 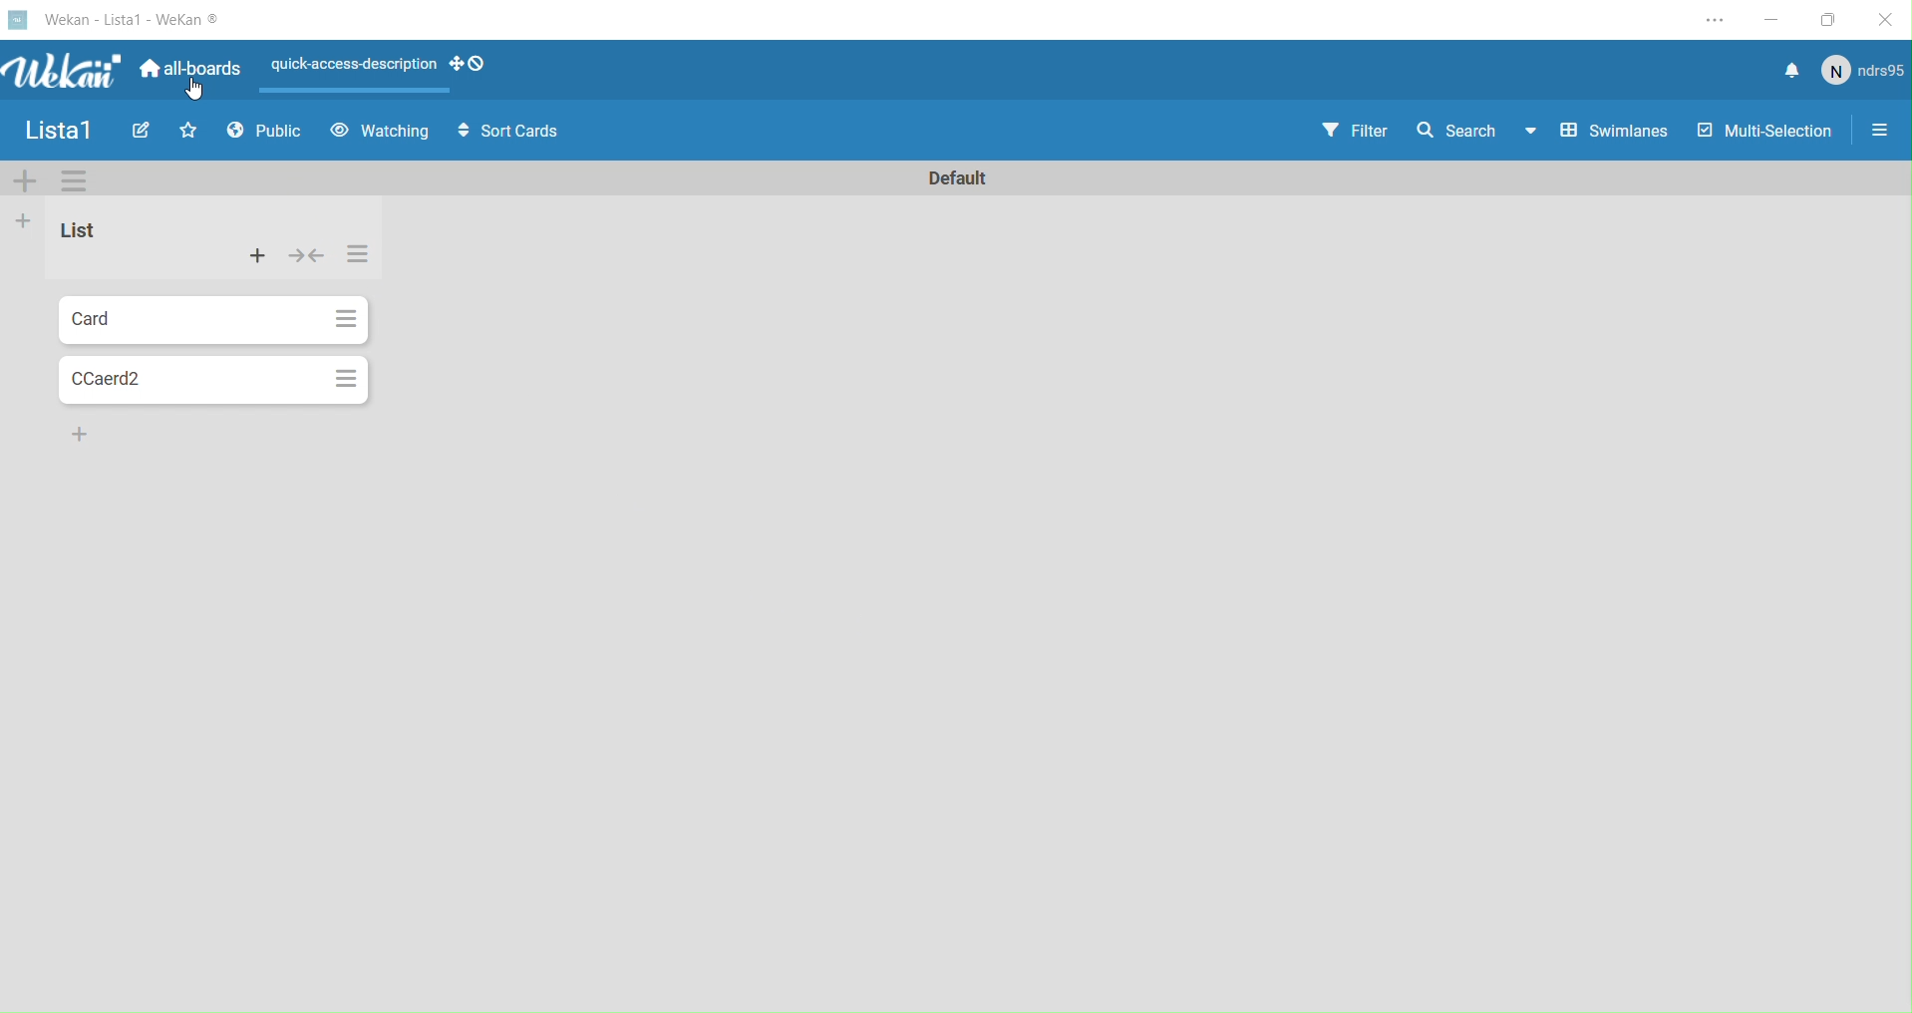 What do you see at coordinates (120, 18) in the screenshot?
I see `WeKan` at bounding box center [120, 18].